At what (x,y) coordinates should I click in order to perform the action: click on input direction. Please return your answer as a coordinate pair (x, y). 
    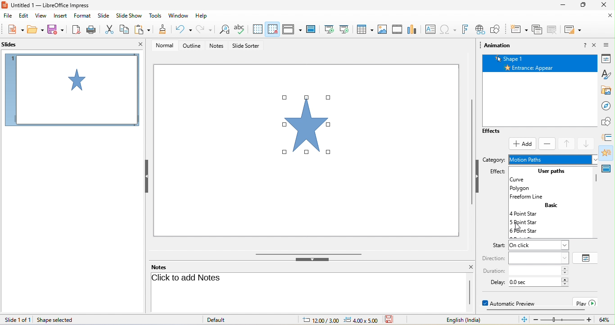
    Looking at the image, I should click on (538, 257).